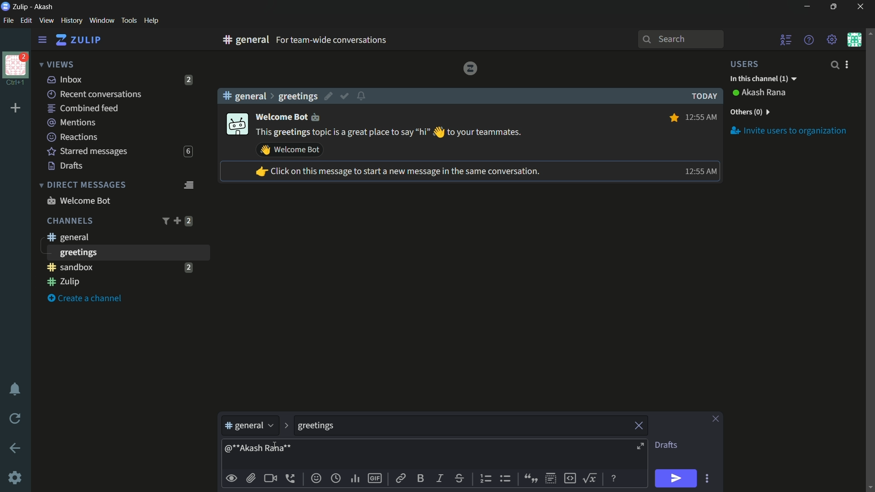  What do you see at coordinates (505, 477) in the screenshot?
I see `underordered list` at bounding box center [505, 477].